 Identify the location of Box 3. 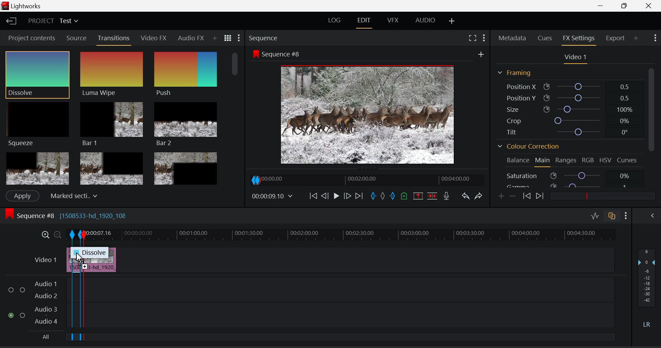
(186, 167).